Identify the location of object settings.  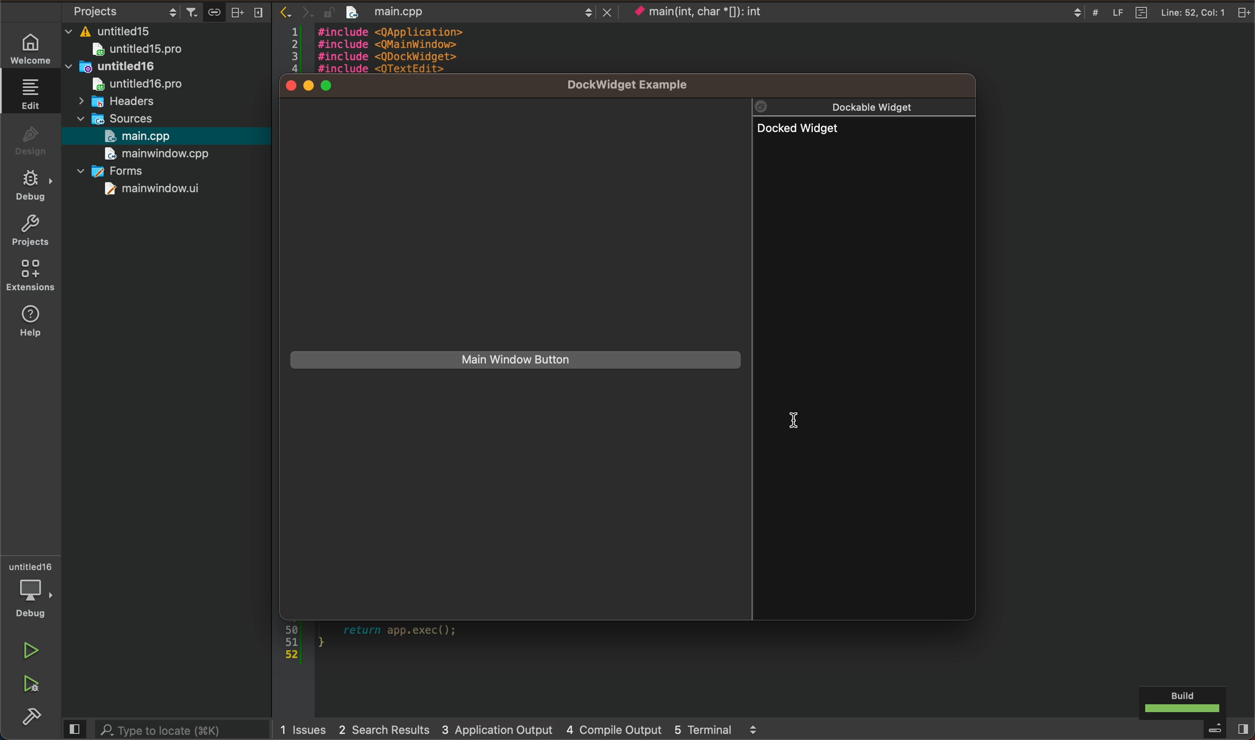
(122, 9).